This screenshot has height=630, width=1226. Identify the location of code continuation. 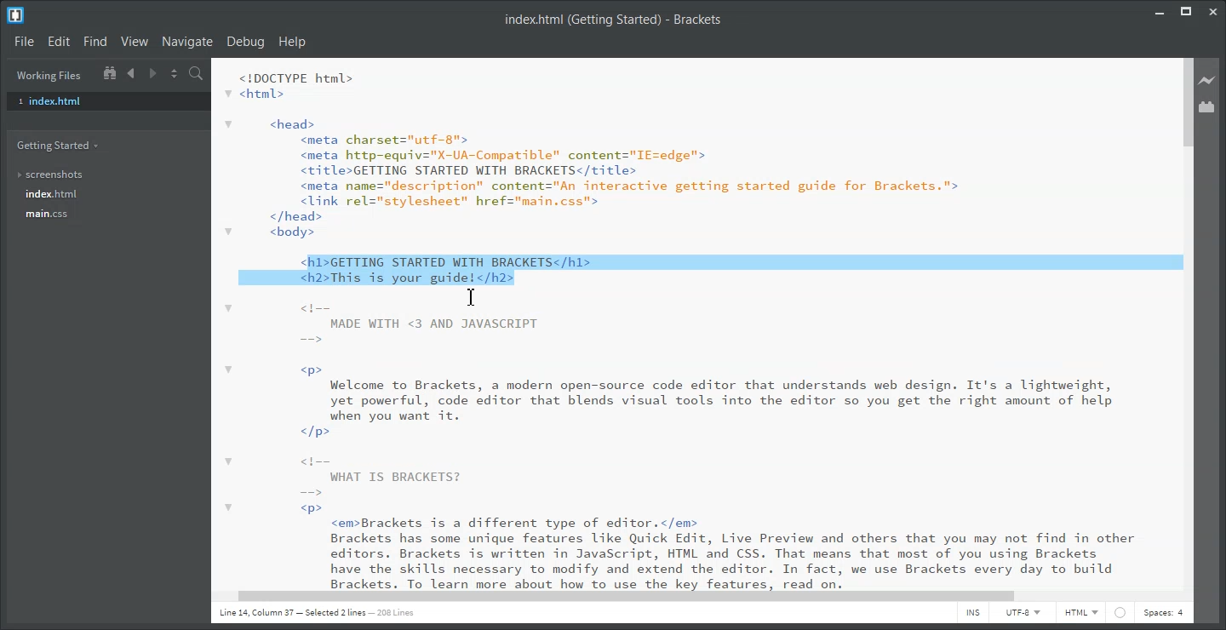
(684, 447).